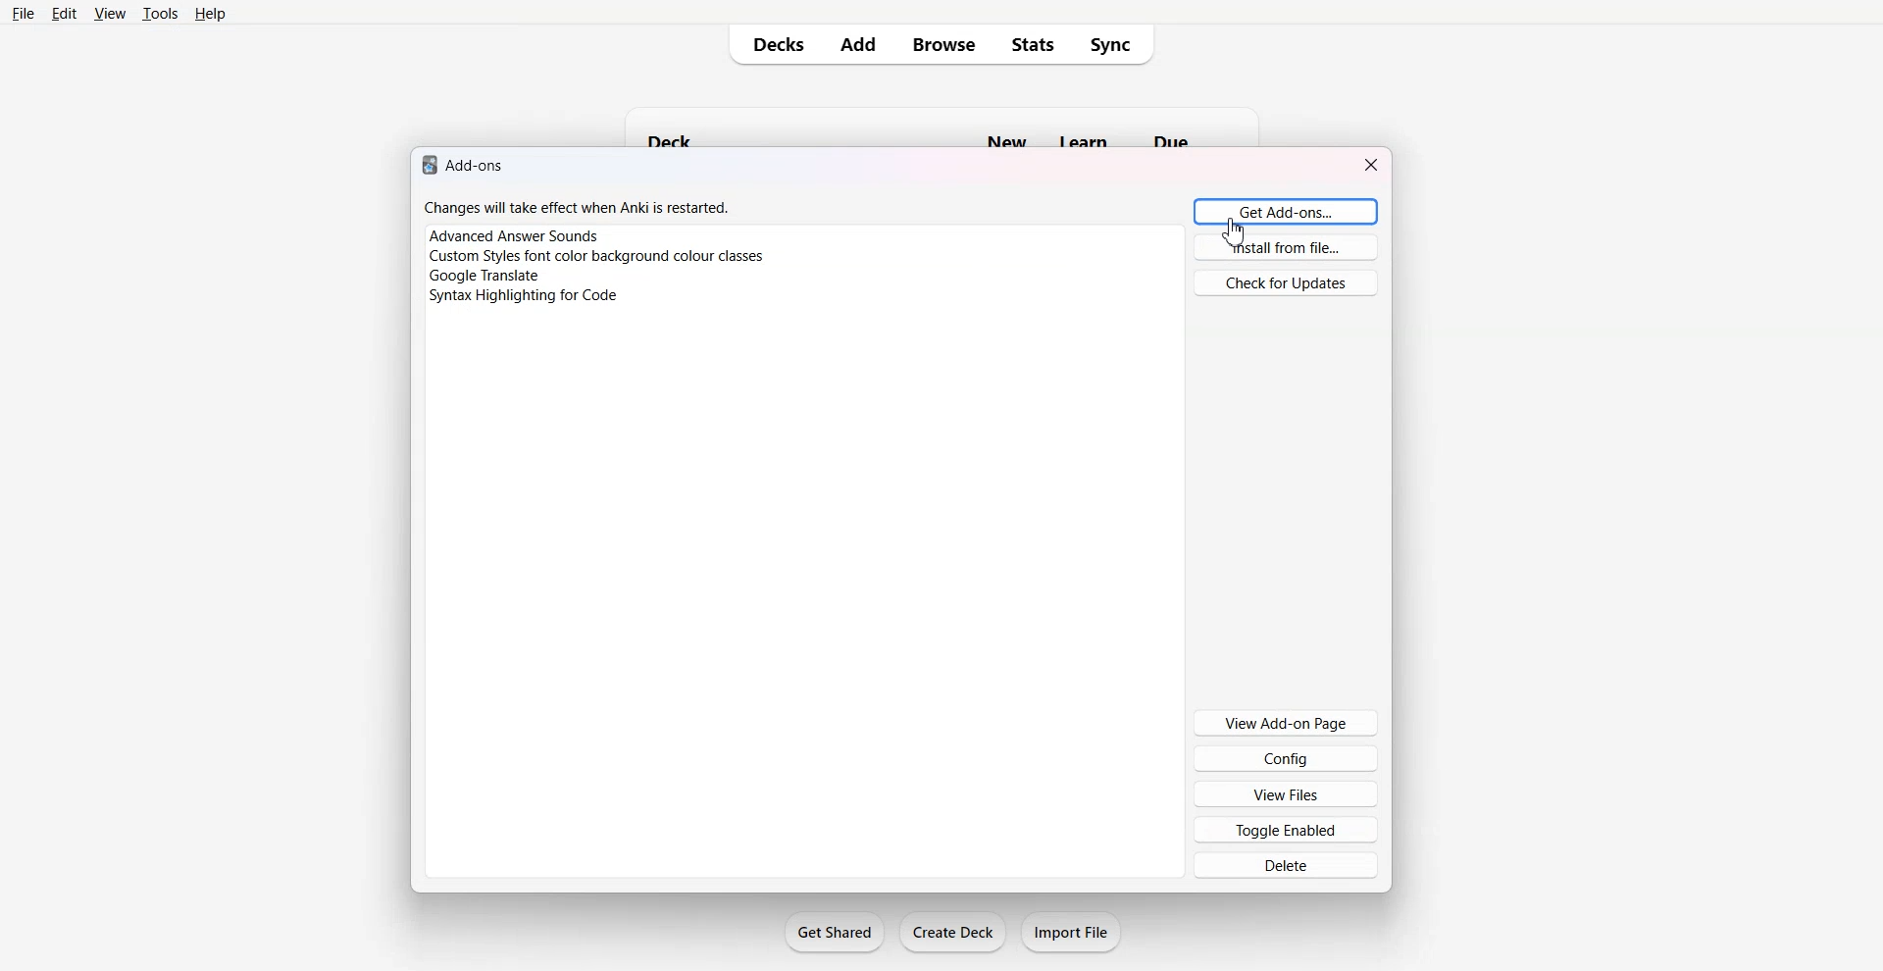 The height and width of the screenshot is (971, 1883). What do you see at coordinates (859, 45) in the screenshot?
I see `Add` at bounding box center [859, 45].